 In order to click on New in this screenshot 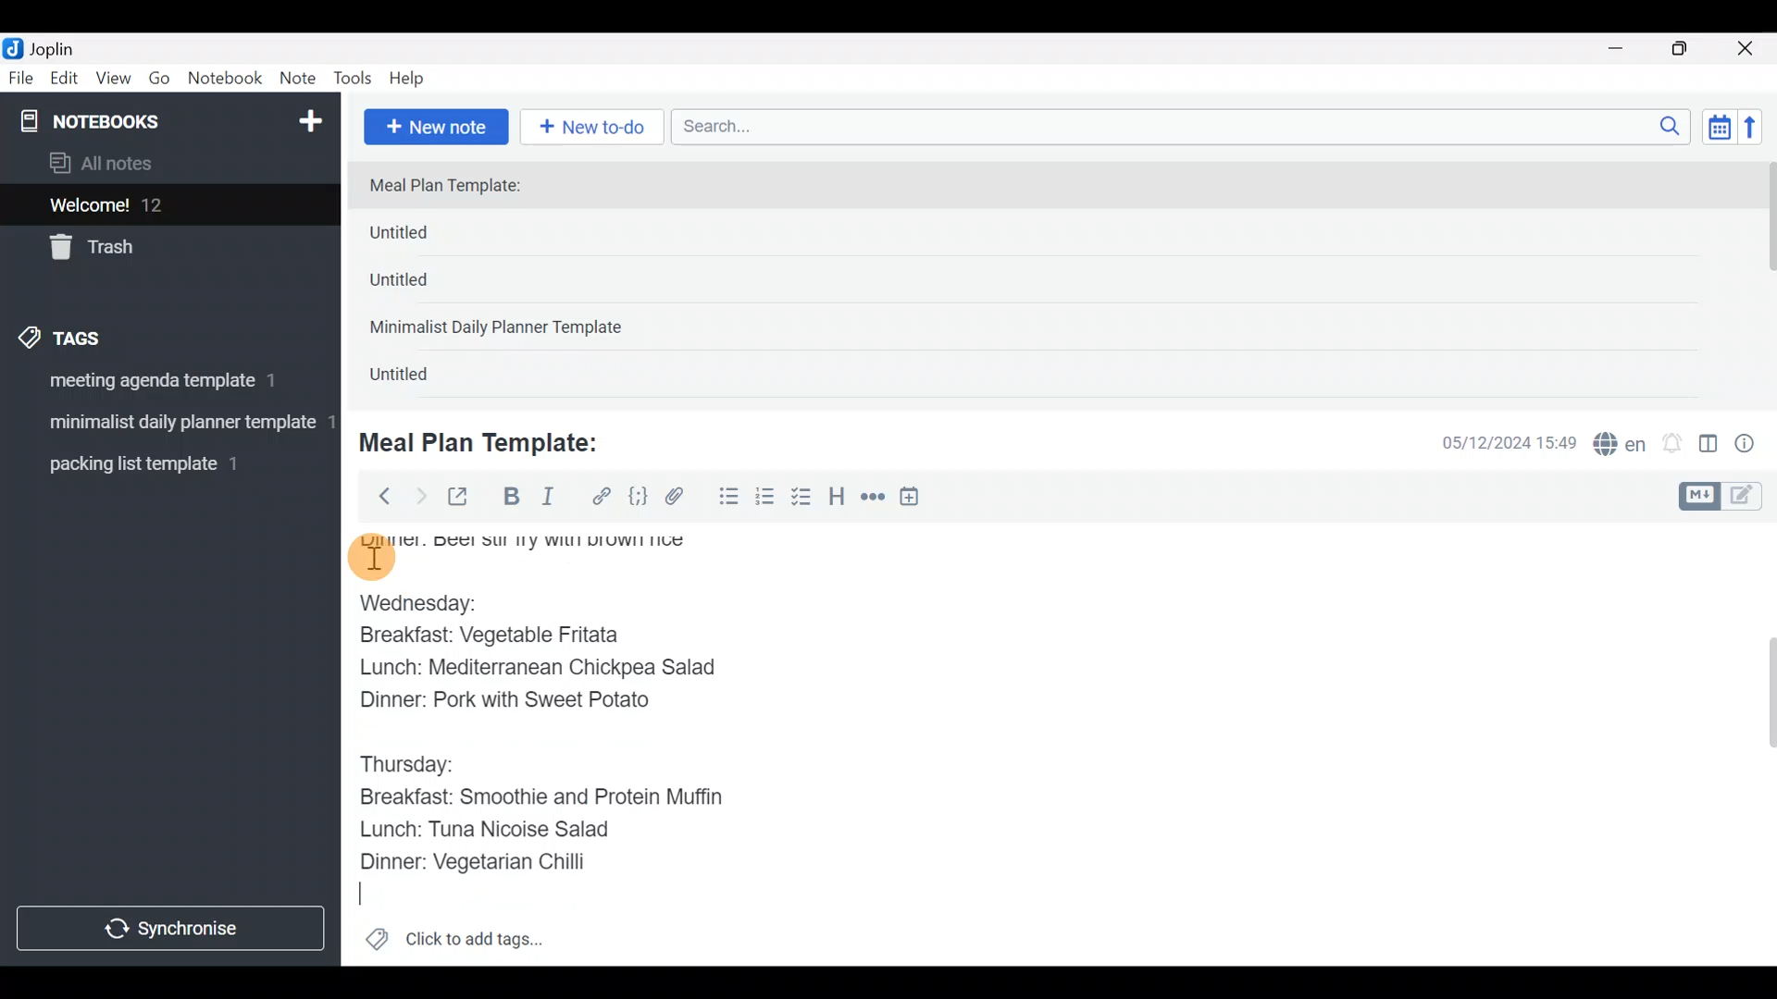, I will do `click(309, 117)`.